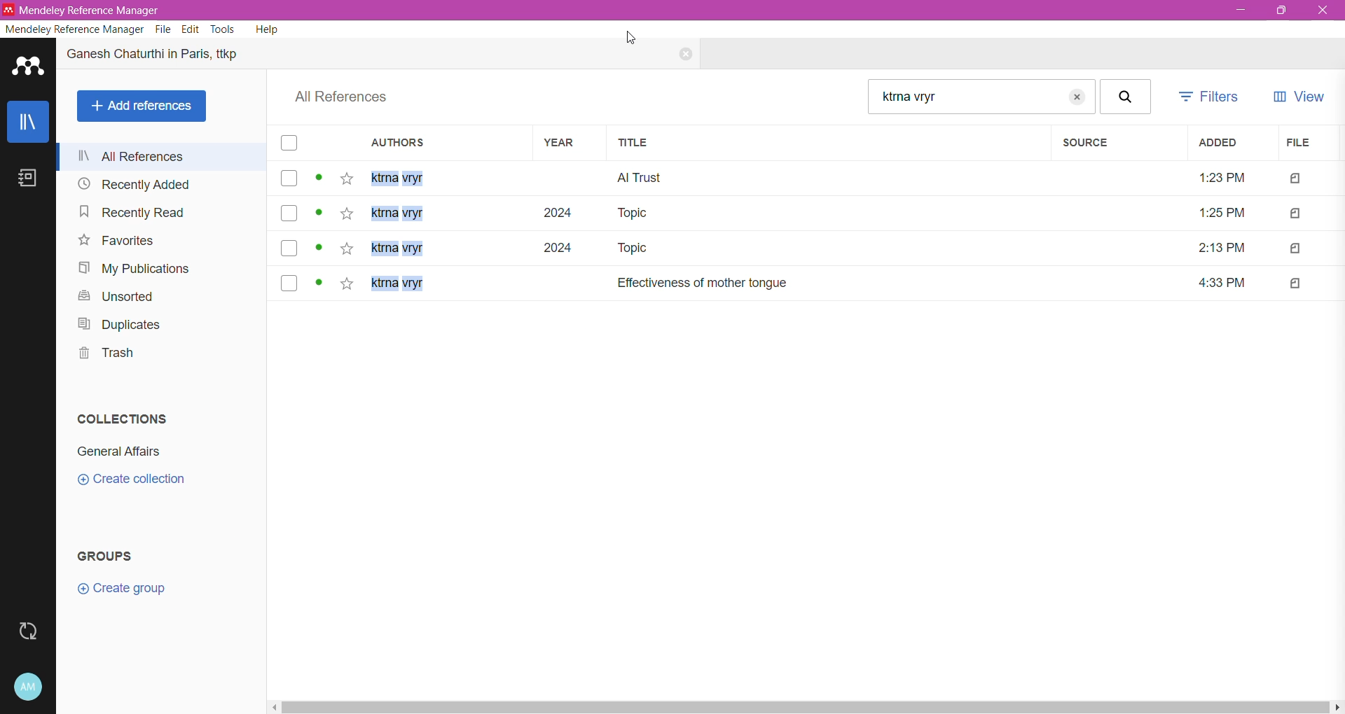 This screenshot has height=714, width=1345. I want to click on Recently Read, so click(133, 213).